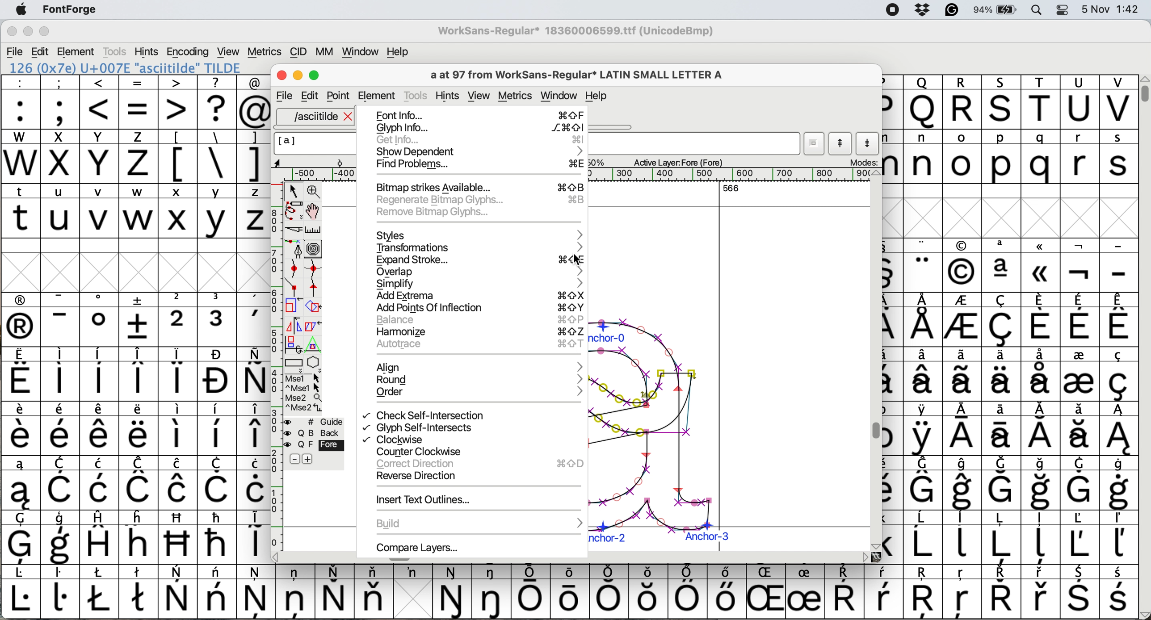 This screenshot has width=1151, height=620. I want to click on z, so click(254, 210).